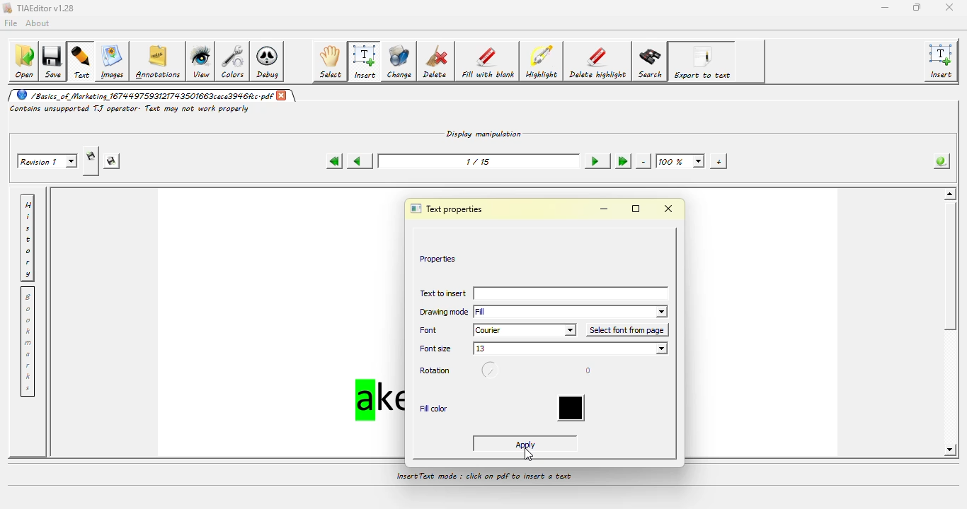 Image resolution: width=967 pixels, height=509 pixels. I want to click on 100%, so click(680, 160).